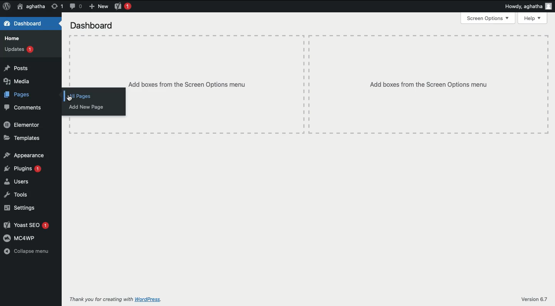 The width and height of the screenshot is (555, 306). Describe the element at coordinates (534, 18) in the screenshot. I see `Help` at that location.